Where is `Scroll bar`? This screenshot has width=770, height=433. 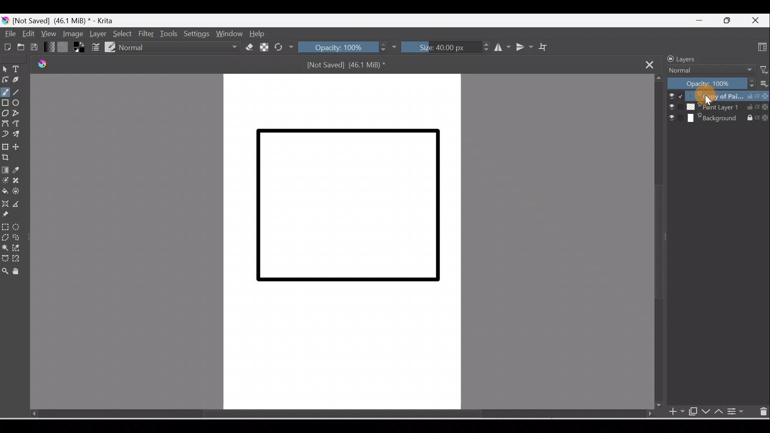
Scroll bar is located at coordinates (657, 243).